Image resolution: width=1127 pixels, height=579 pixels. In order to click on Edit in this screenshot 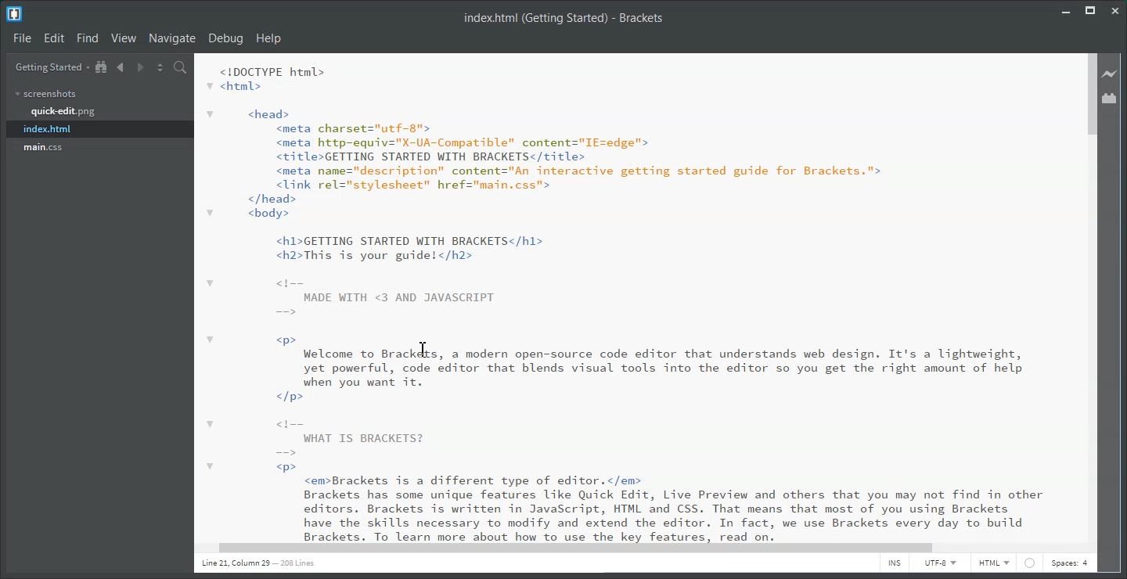, I will do `click(54, 38)`.